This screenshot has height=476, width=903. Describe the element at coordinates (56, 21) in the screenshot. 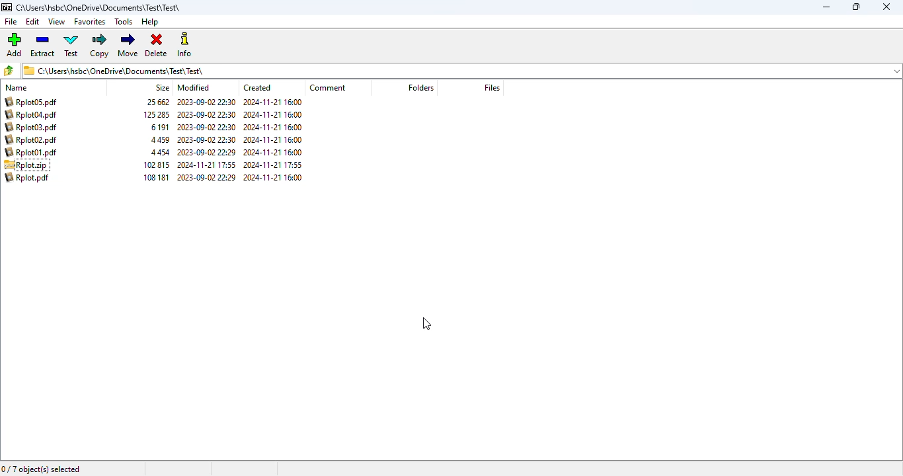

I see `view` at that location.